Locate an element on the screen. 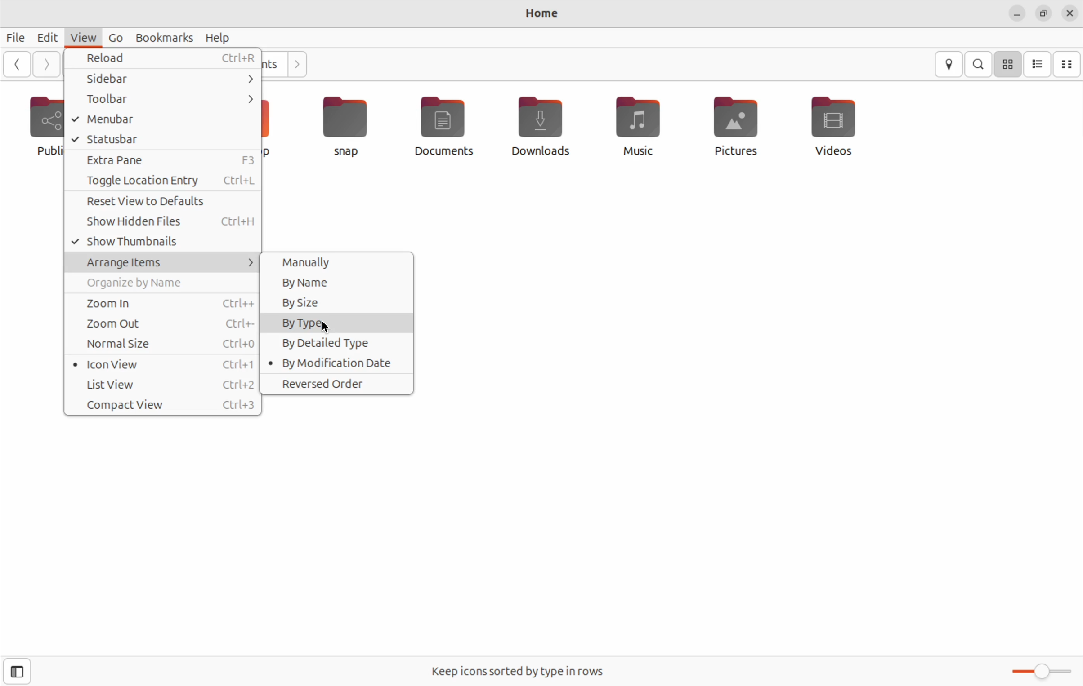 The height and width of the screenshot is (686, 1083). orgainze names is located at coordinates (161, 284).